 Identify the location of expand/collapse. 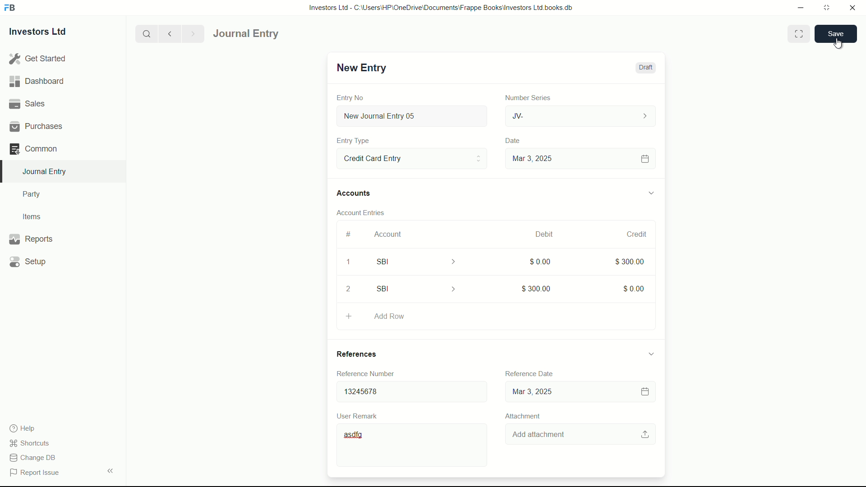
(110, 470).